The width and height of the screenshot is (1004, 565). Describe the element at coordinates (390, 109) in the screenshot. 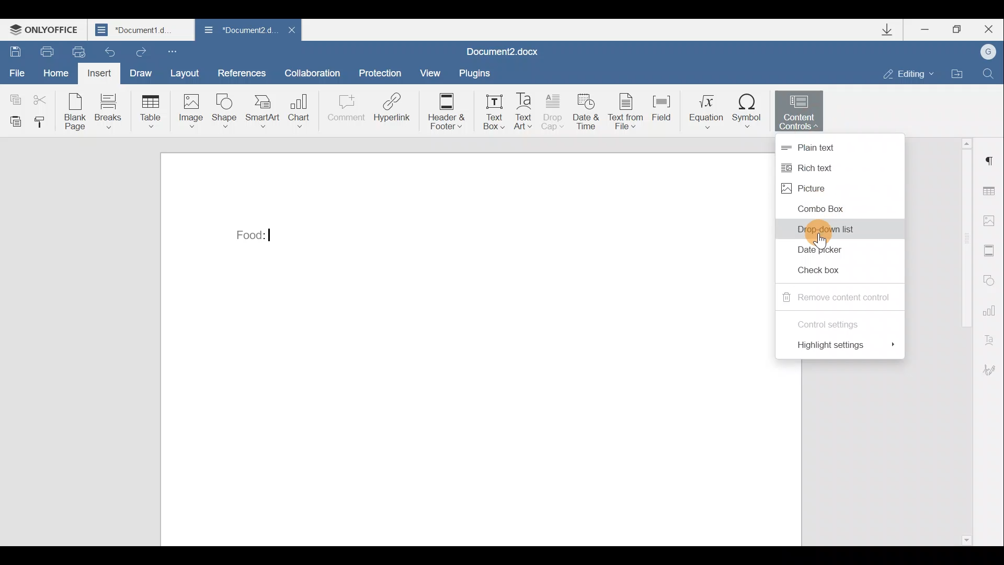

I see `Hyperlink` at that location.